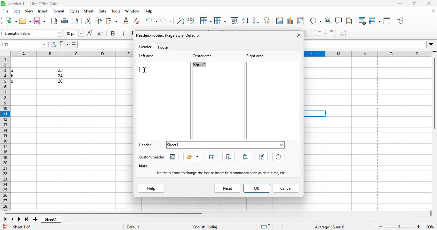 Image resolution: width=437 pixels, height=230 pixels. What do you see at coordinates (131, 12) in the screenshot?
I see `window` at bounding box center [131, 12].